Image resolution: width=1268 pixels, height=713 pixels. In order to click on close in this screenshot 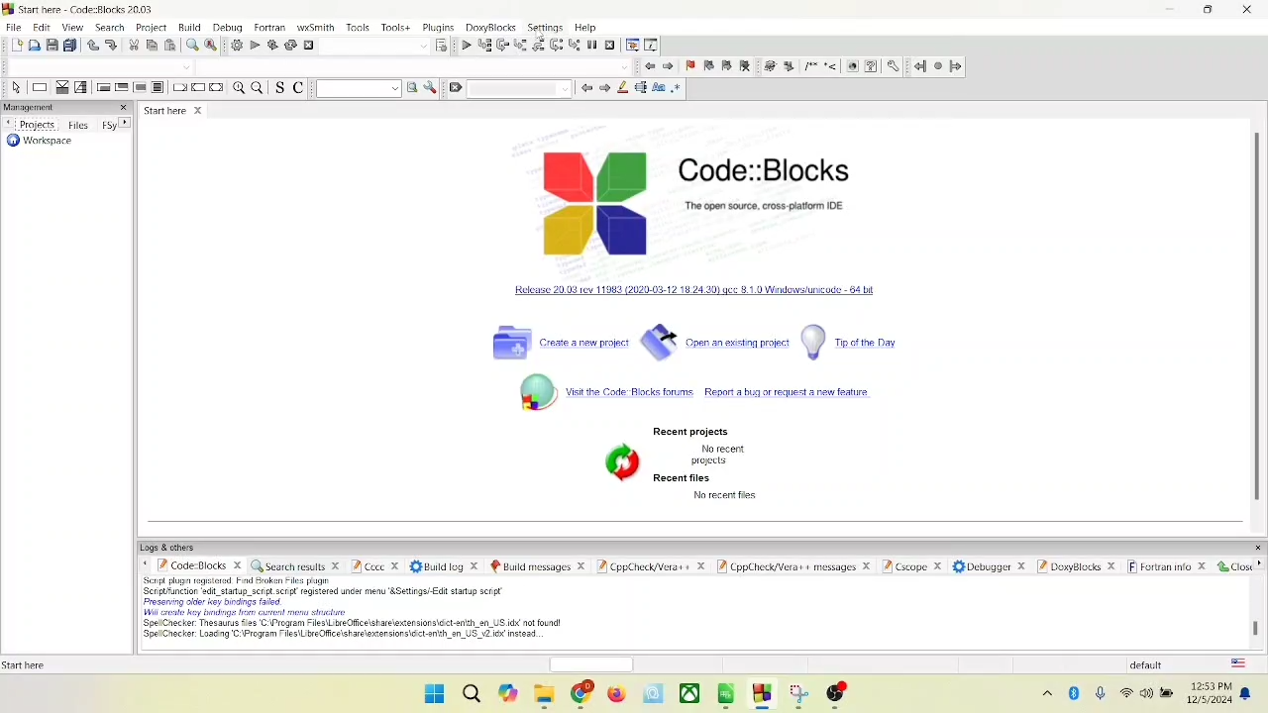, I will do `click(1250, 10)`.